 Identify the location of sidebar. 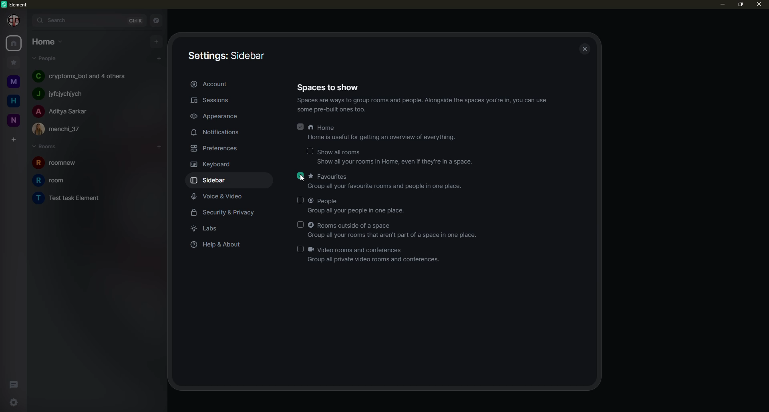
(216, 181).